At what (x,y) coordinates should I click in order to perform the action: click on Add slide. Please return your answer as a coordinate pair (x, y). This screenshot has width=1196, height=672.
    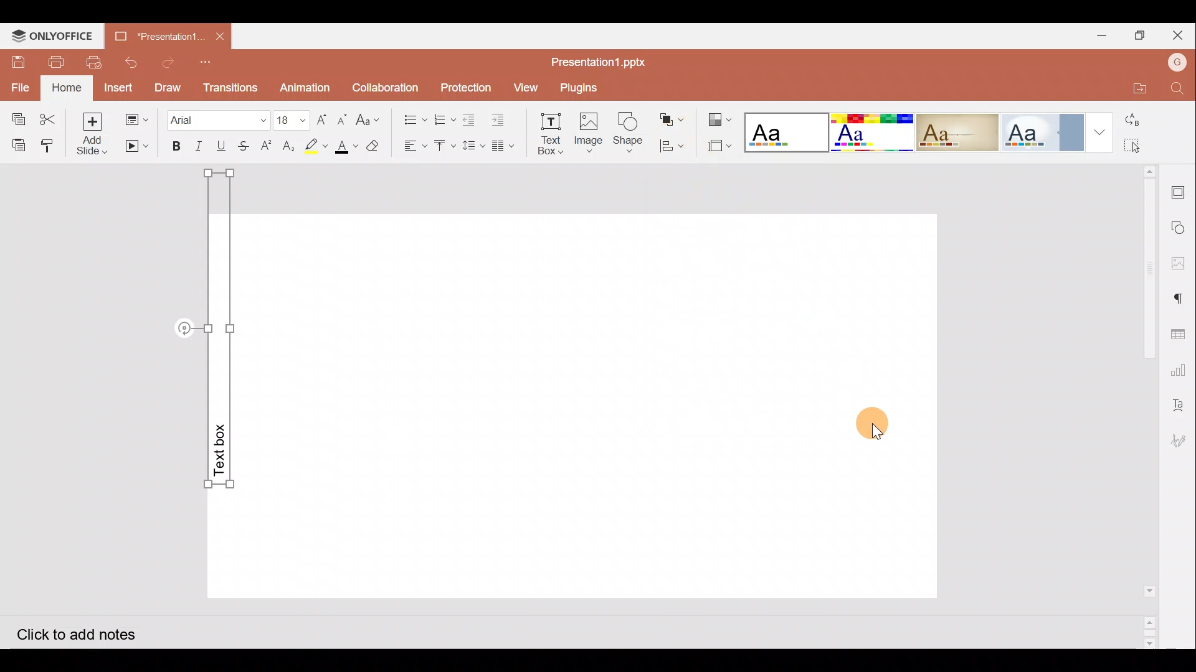
    Looking at the image, I should click on (97, 134).